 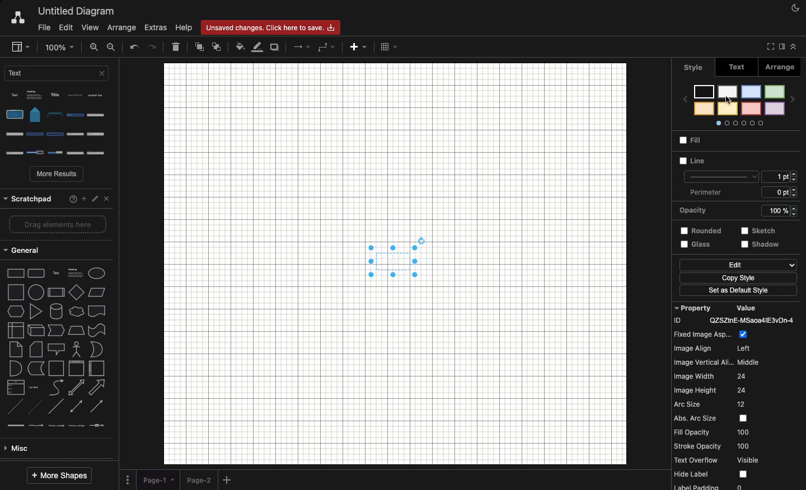 I want to click on shape, so click(x=58, y=289).